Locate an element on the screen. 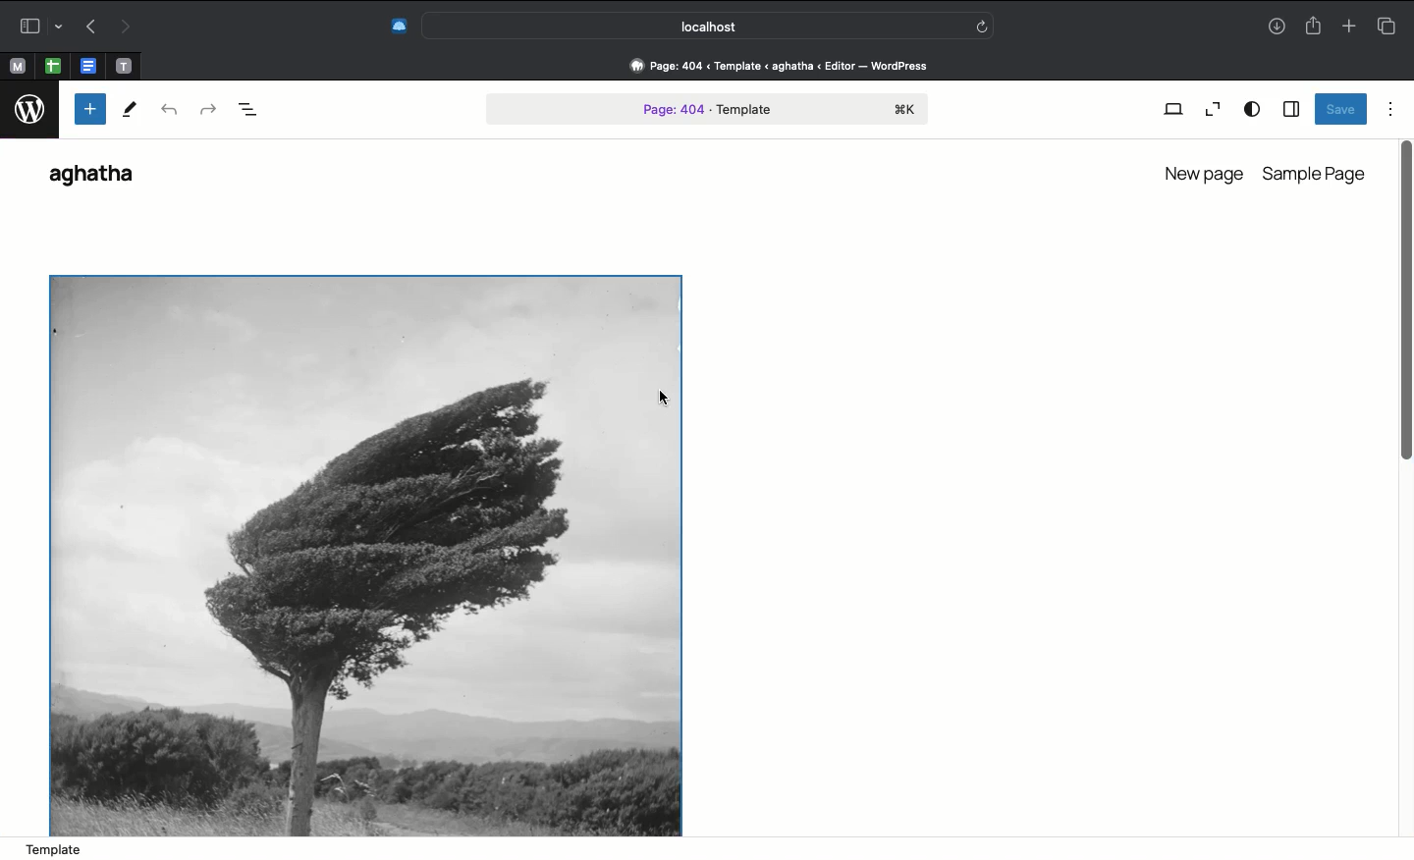 The height and width of the screenshot is (860, 1414). Sample page is located at coordinates (1317, 174).